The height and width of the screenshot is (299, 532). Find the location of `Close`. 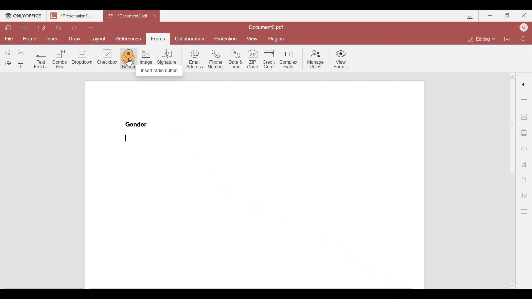

Close is located at coordinates (524, 16).